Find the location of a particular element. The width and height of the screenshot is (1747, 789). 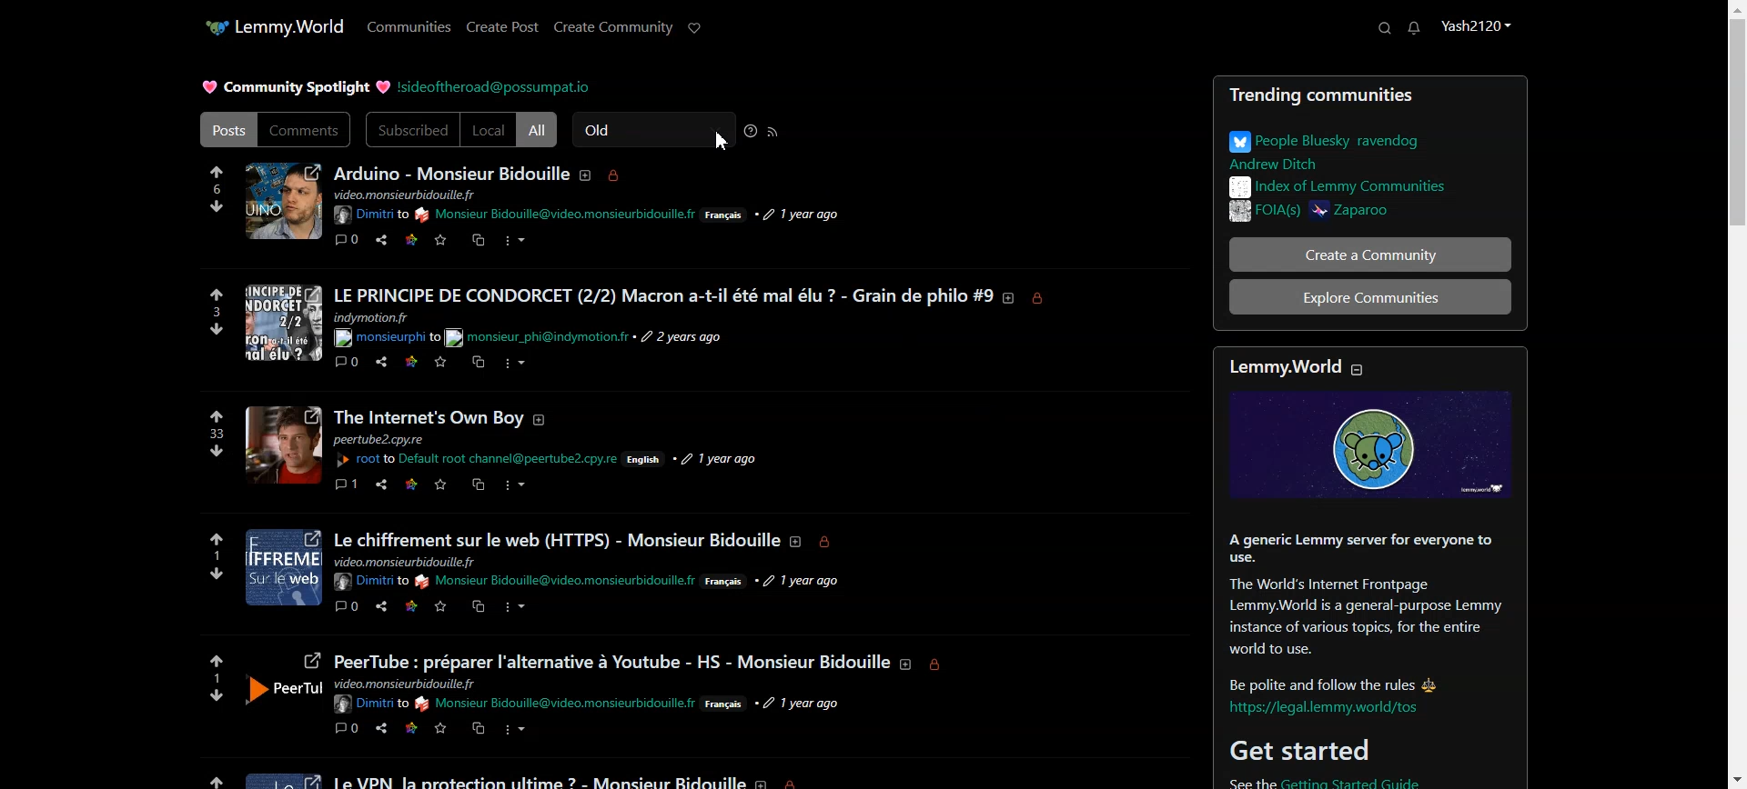

1 is located at coordinates (216, 556).